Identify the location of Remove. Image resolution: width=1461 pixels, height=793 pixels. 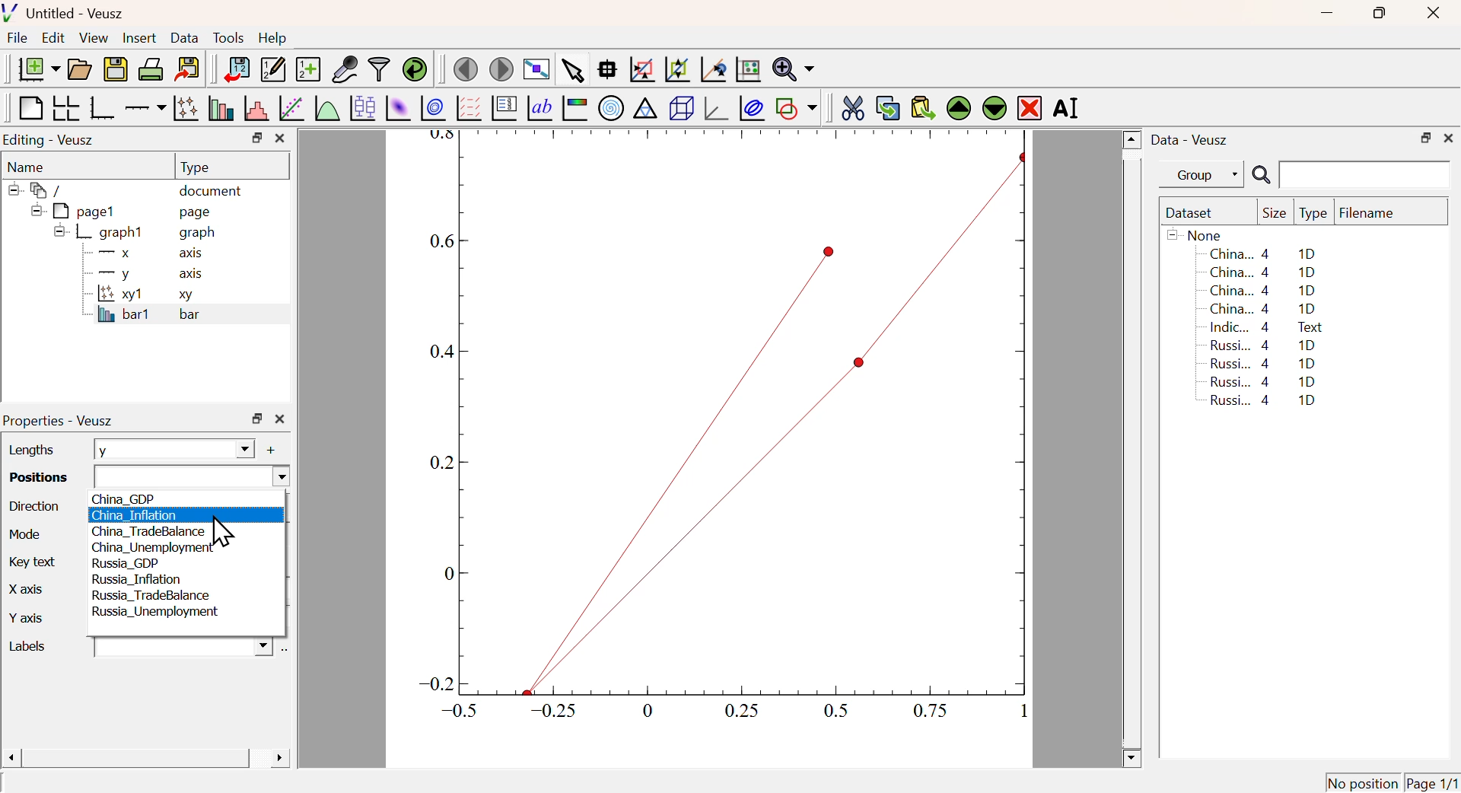
(1030, 109).